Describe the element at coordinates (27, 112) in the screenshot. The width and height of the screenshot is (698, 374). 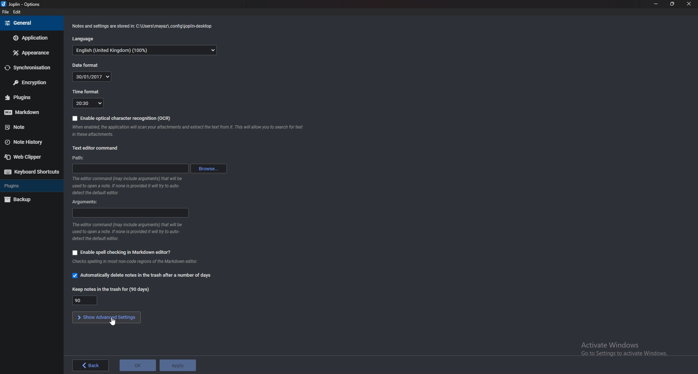
I see `Markdown` at that location.